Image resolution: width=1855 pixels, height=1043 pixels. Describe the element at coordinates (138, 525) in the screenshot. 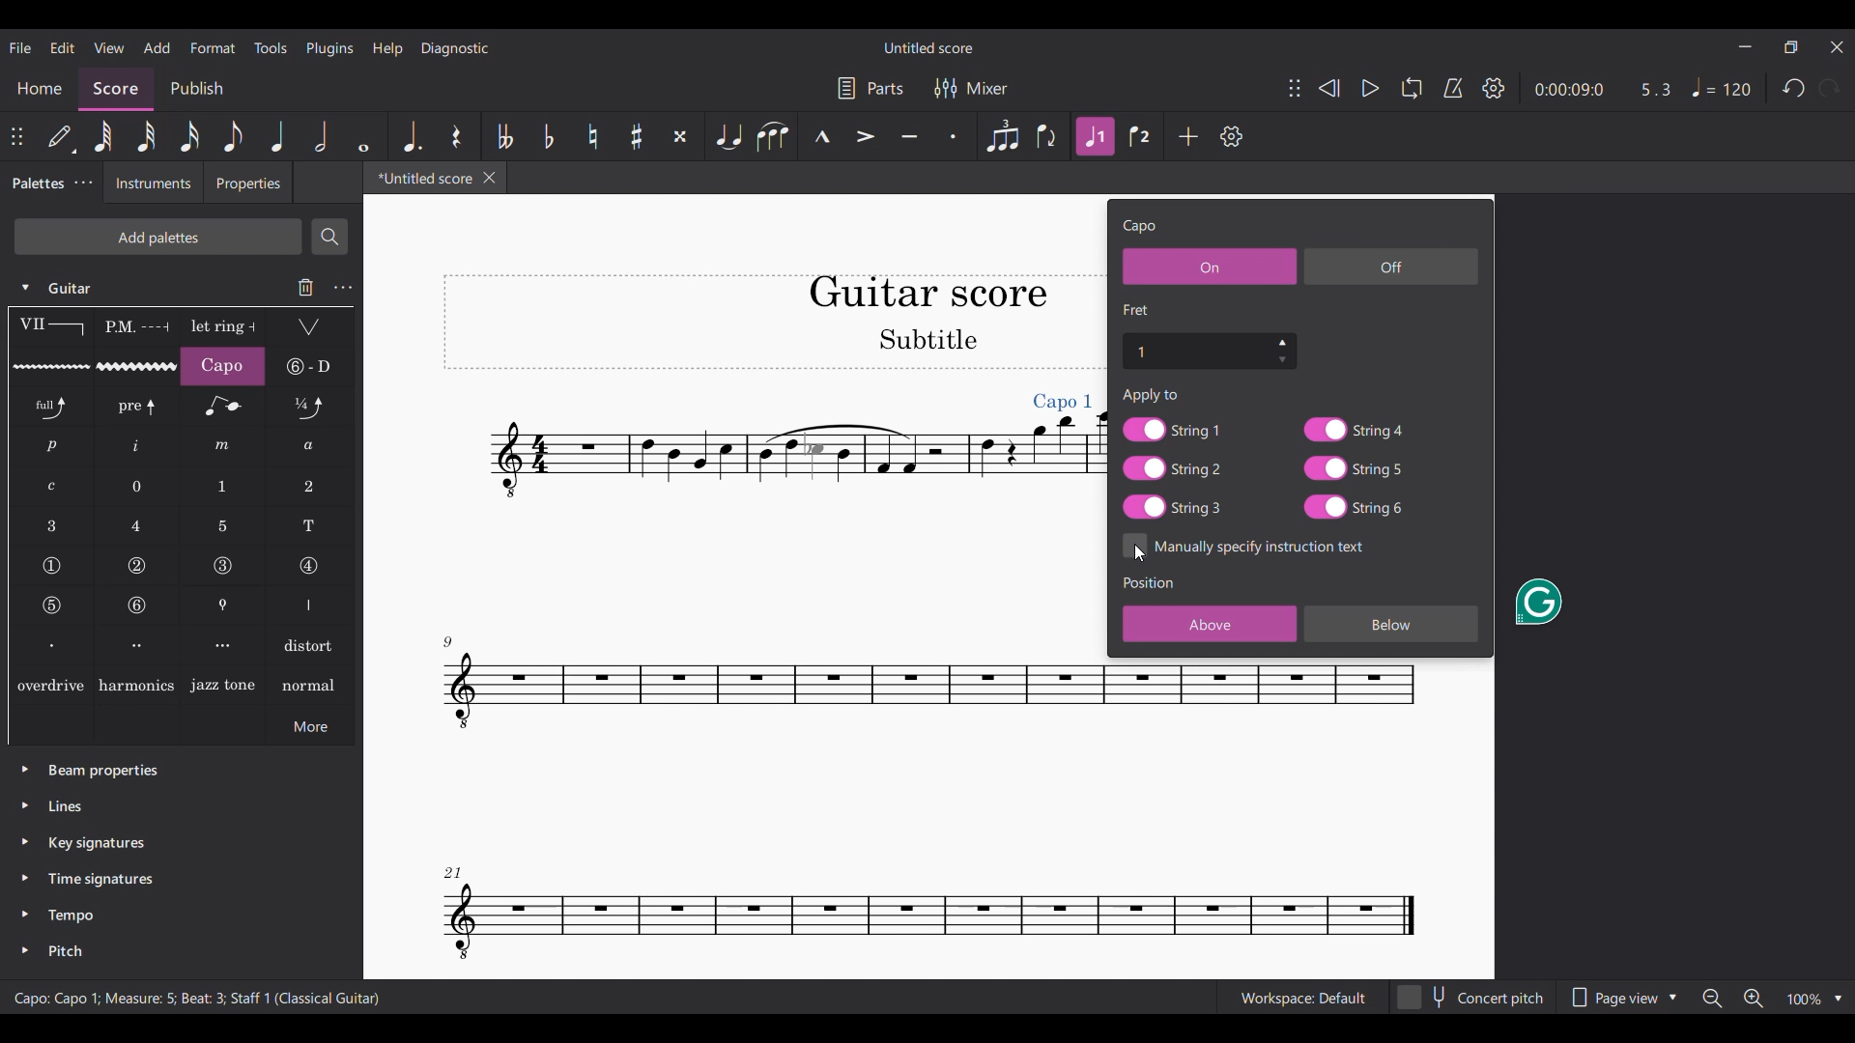

I see `LH guitar fingering 4` at that location.